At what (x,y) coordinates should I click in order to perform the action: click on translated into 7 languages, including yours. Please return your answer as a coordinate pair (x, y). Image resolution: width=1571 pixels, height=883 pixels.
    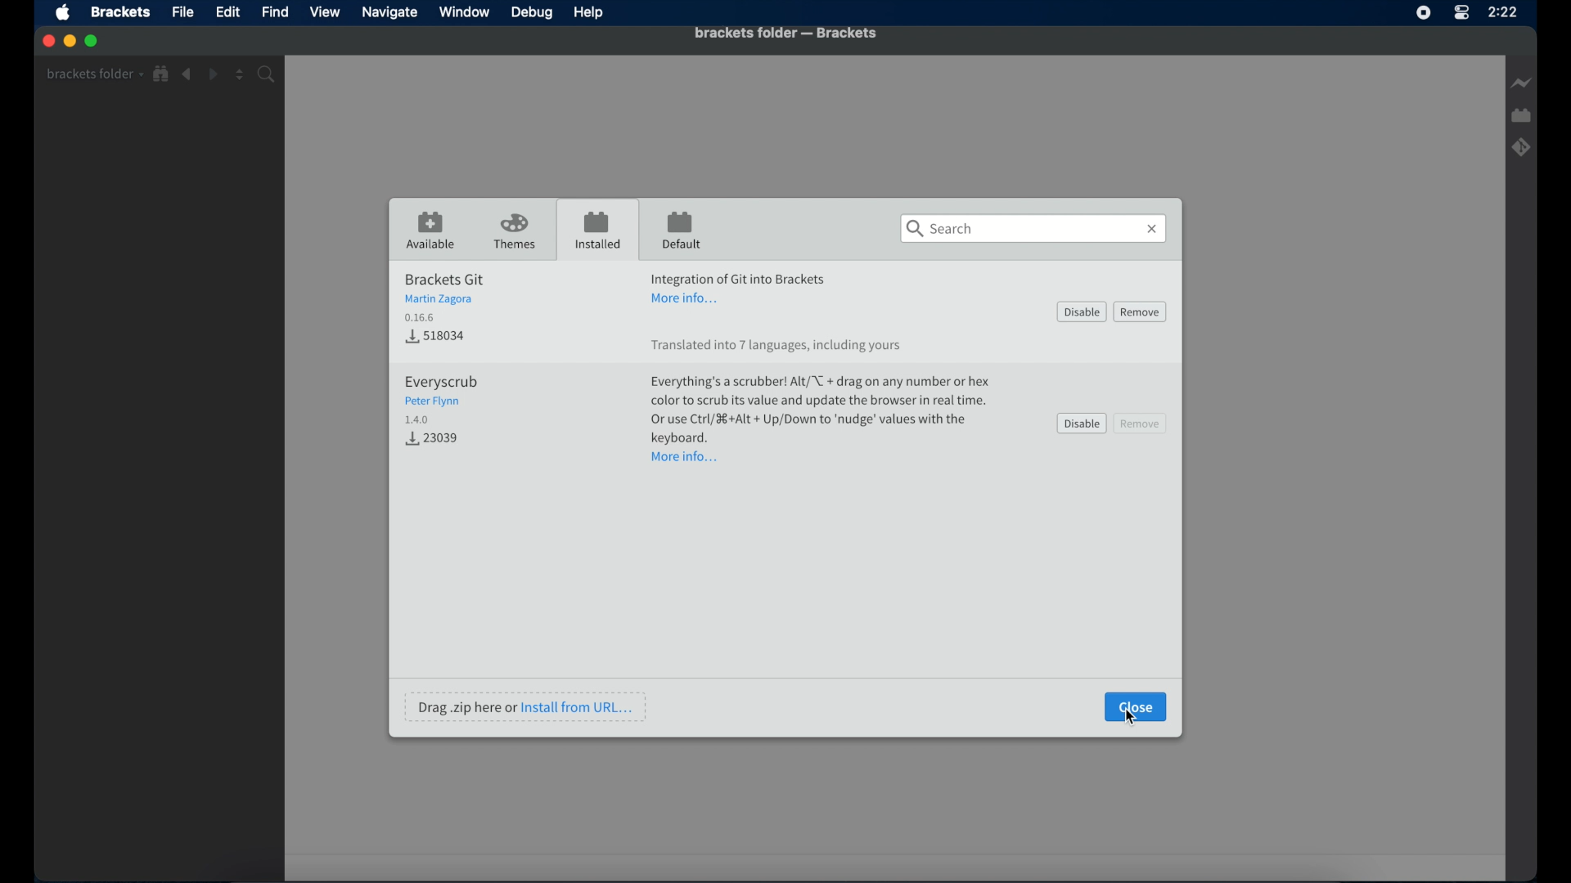
    Looking at the image, I should click on (777, 347).